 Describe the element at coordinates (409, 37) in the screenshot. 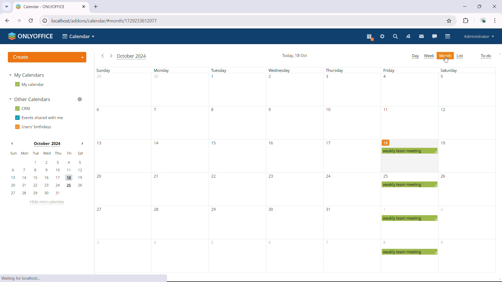

I see `feed` at that location.